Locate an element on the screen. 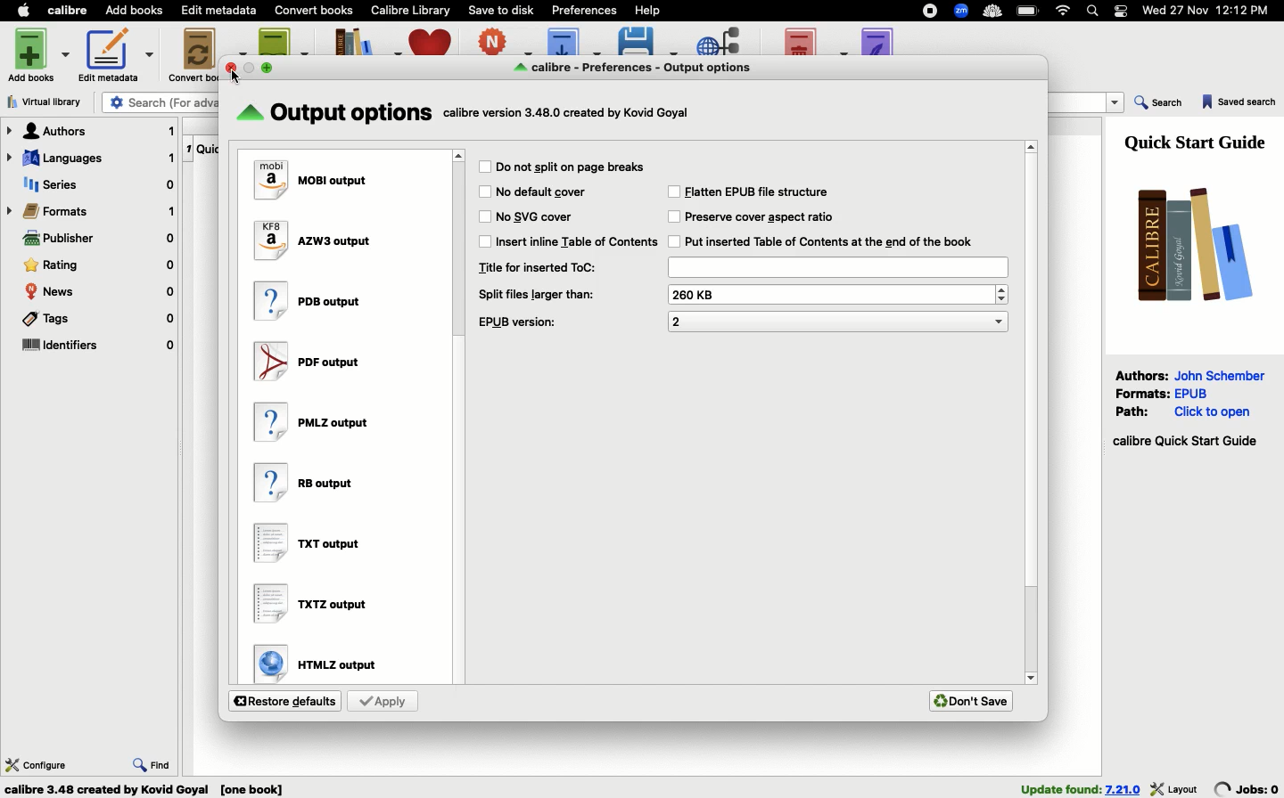  1 is located at coordinates (188, 146).